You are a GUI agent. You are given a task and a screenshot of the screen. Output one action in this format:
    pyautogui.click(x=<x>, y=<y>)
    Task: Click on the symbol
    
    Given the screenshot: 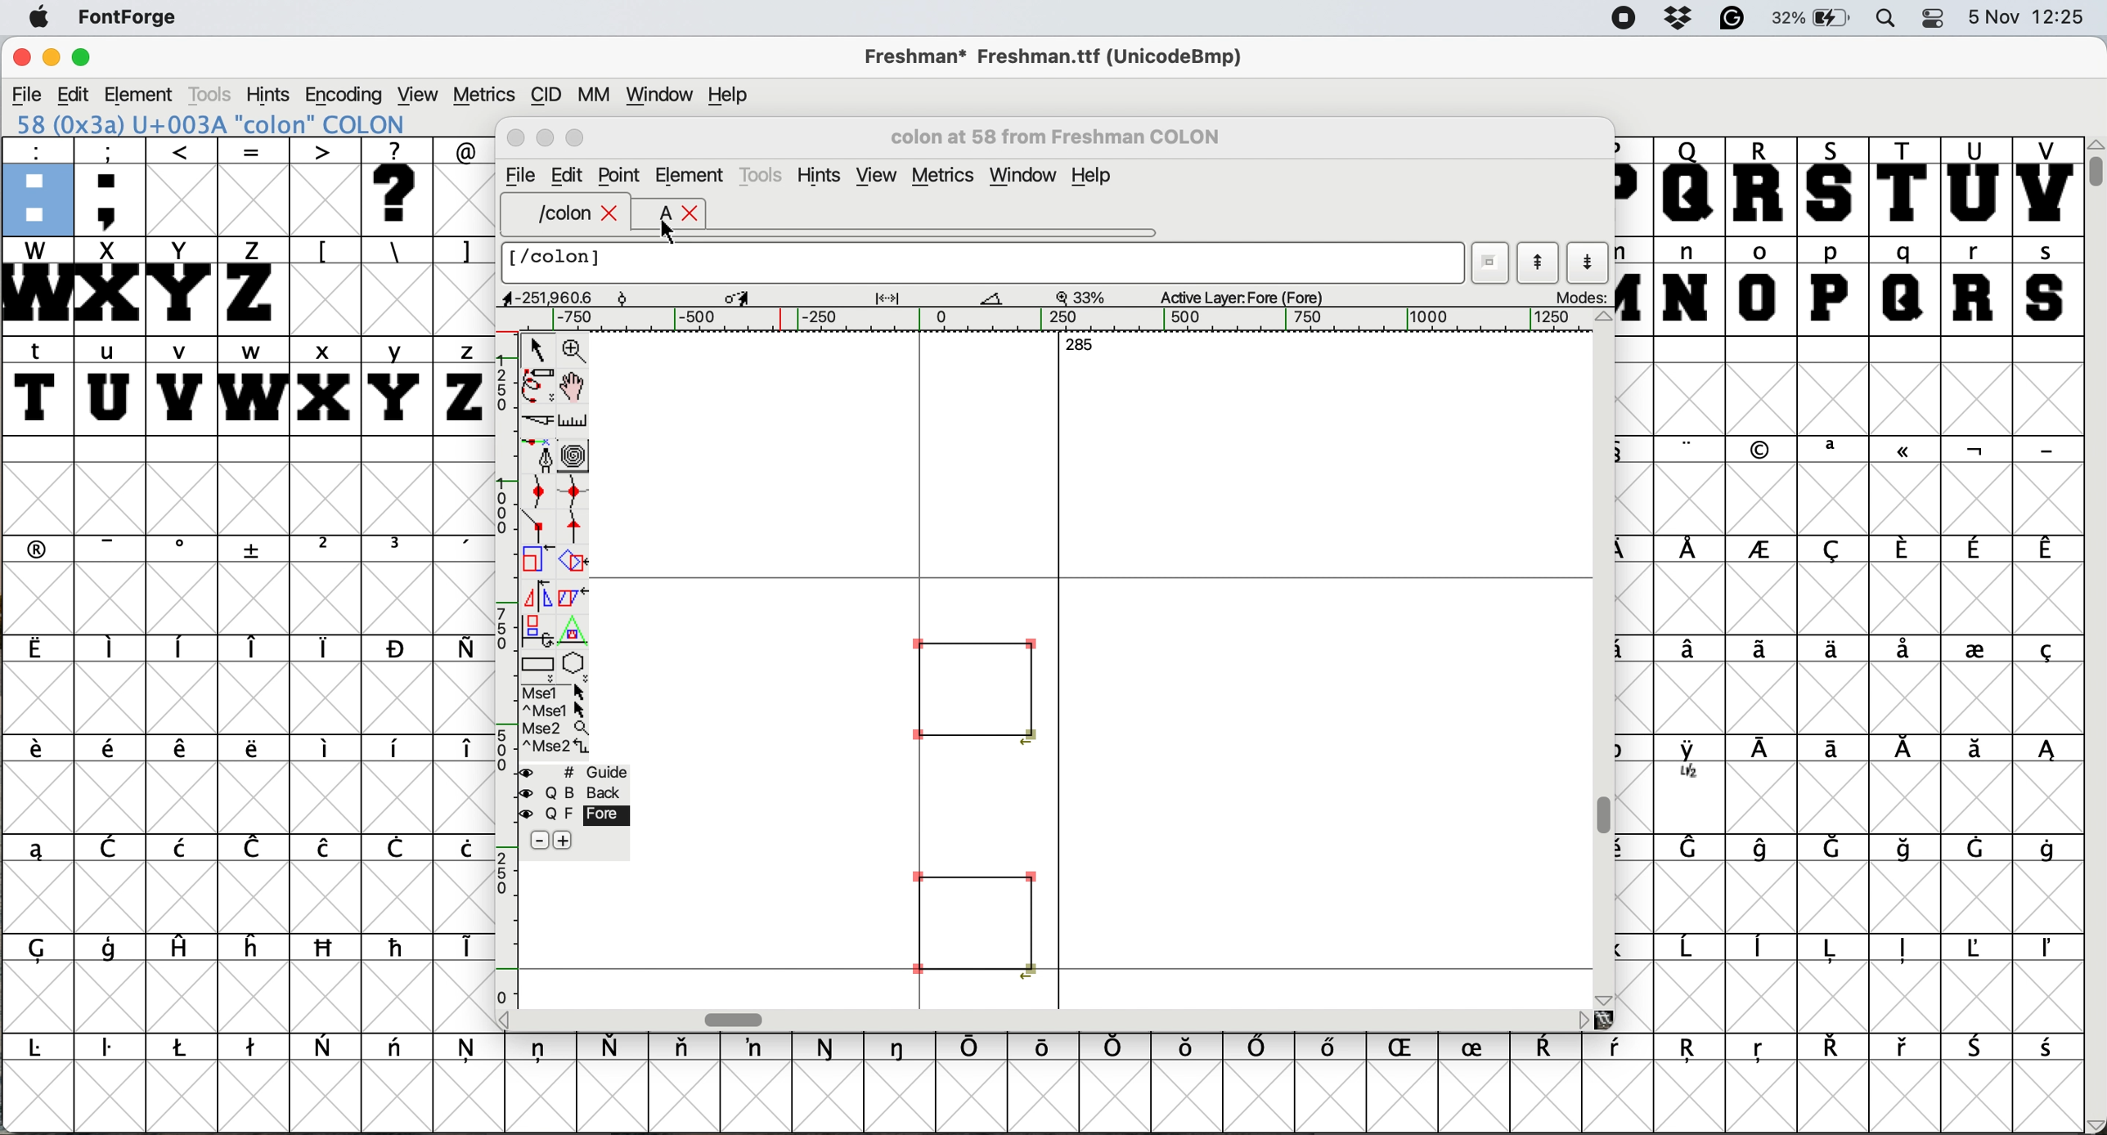 What is the action you would take?
    pyautogui.click(x=1902, y=549)
    